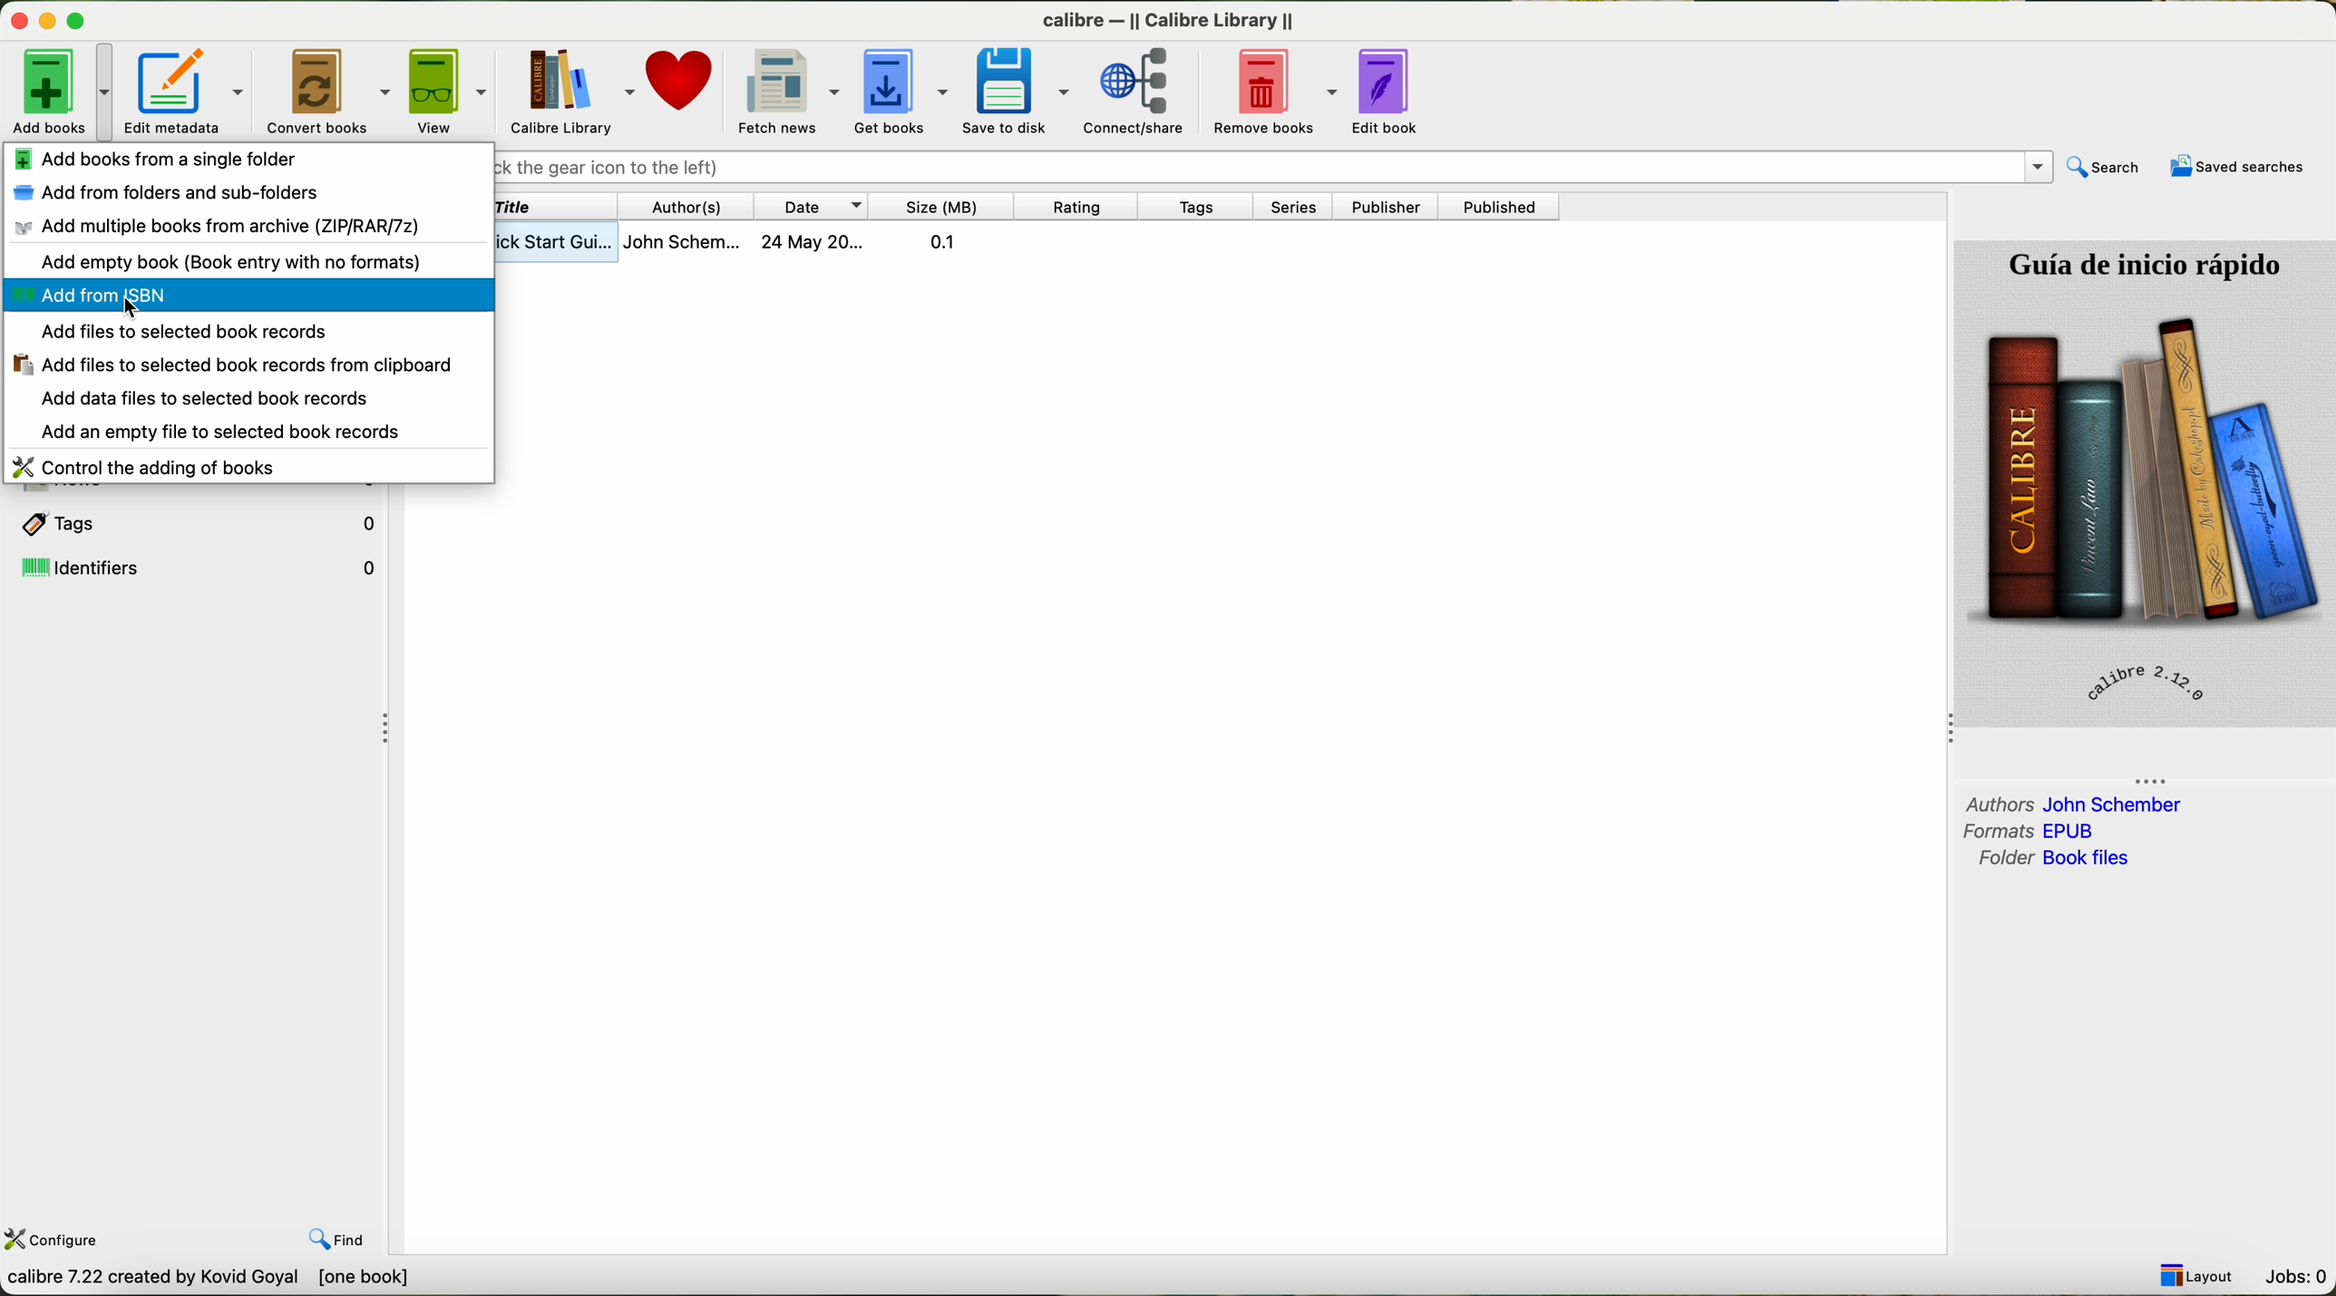  Describe the element at coordinates (1503, 208) in the screenshot. I see `published` at that location.